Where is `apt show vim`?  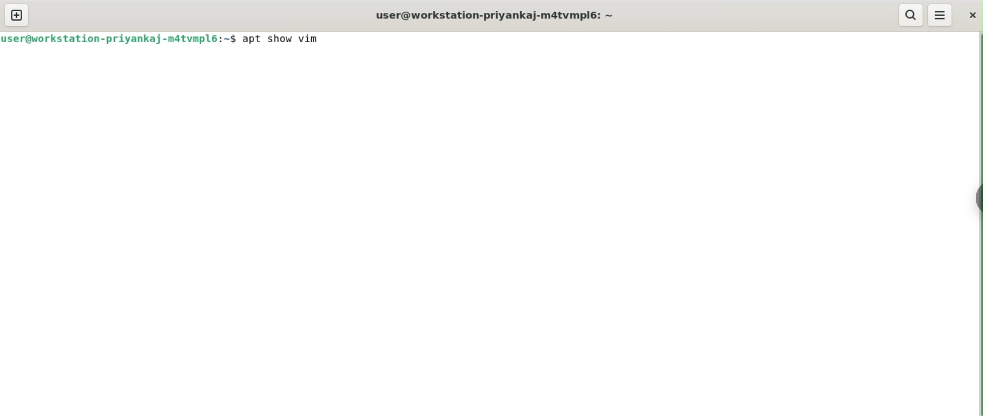 apt show vim is located at coordinates (284, 39).